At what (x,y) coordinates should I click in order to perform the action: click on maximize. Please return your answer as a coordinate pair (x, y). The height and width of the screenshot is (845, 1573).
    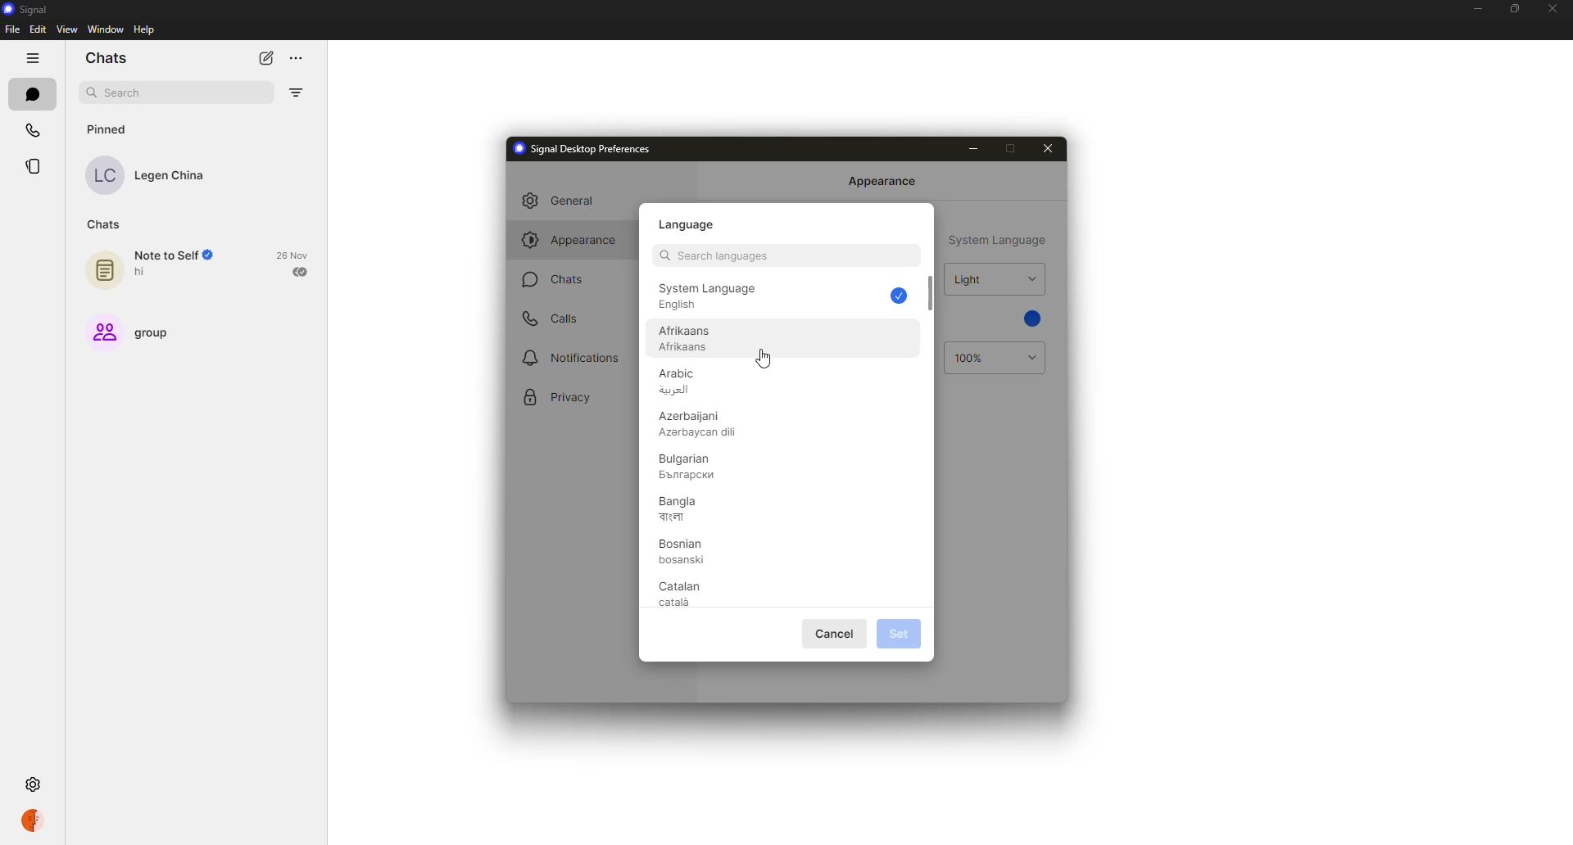
    Looking at the image, I should click on (1512, 9).